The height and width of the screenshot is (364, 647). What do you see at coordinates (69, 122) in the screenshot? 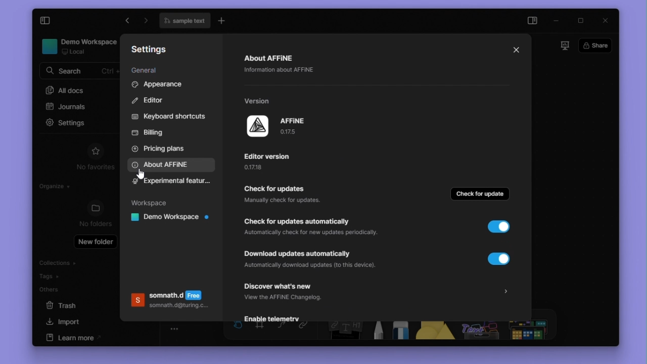
I see `settings` at bounding box center [69, 122].